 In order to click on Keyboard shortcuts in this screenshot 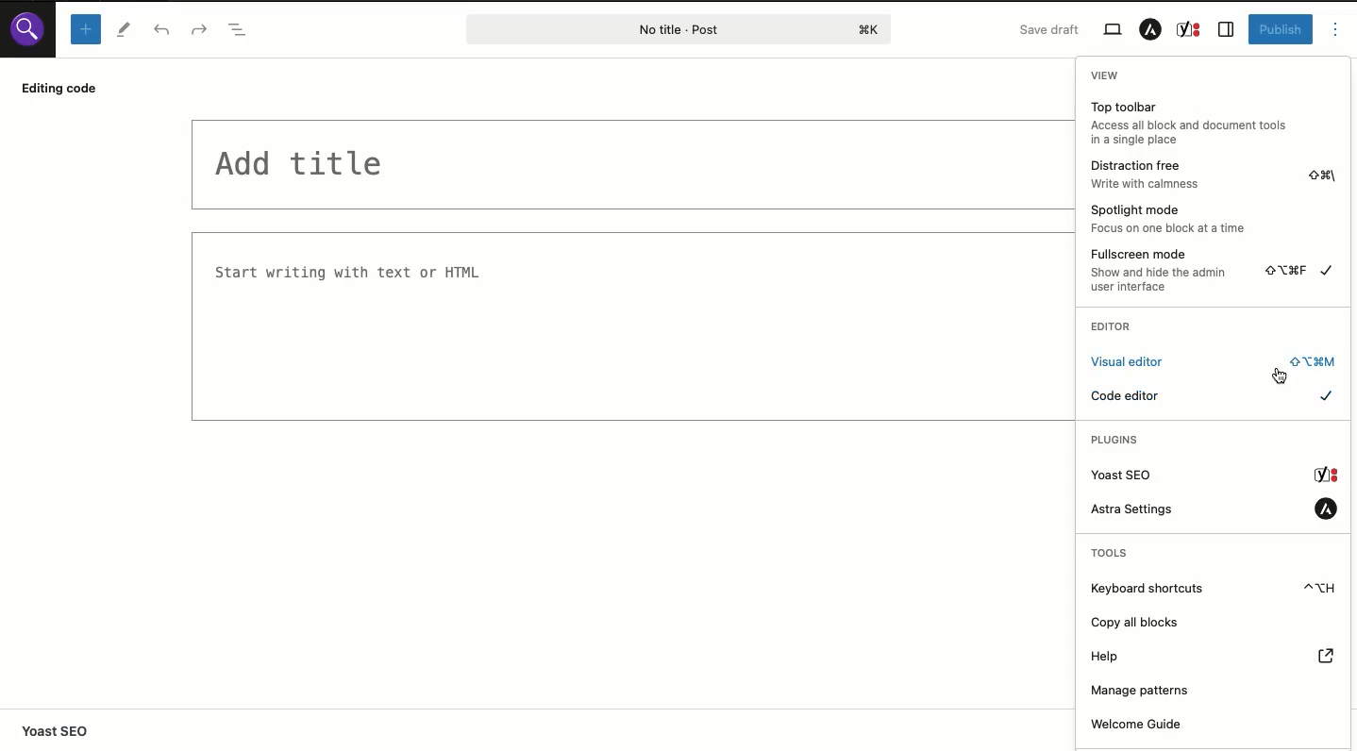, I will do `click(1215, 589)`.